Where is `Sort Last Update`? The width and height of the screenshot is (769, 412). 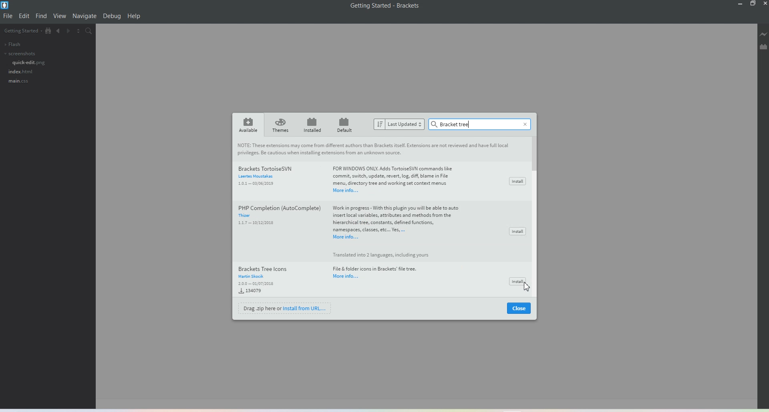
Sort Last Update is located at coordinates (399, 124).